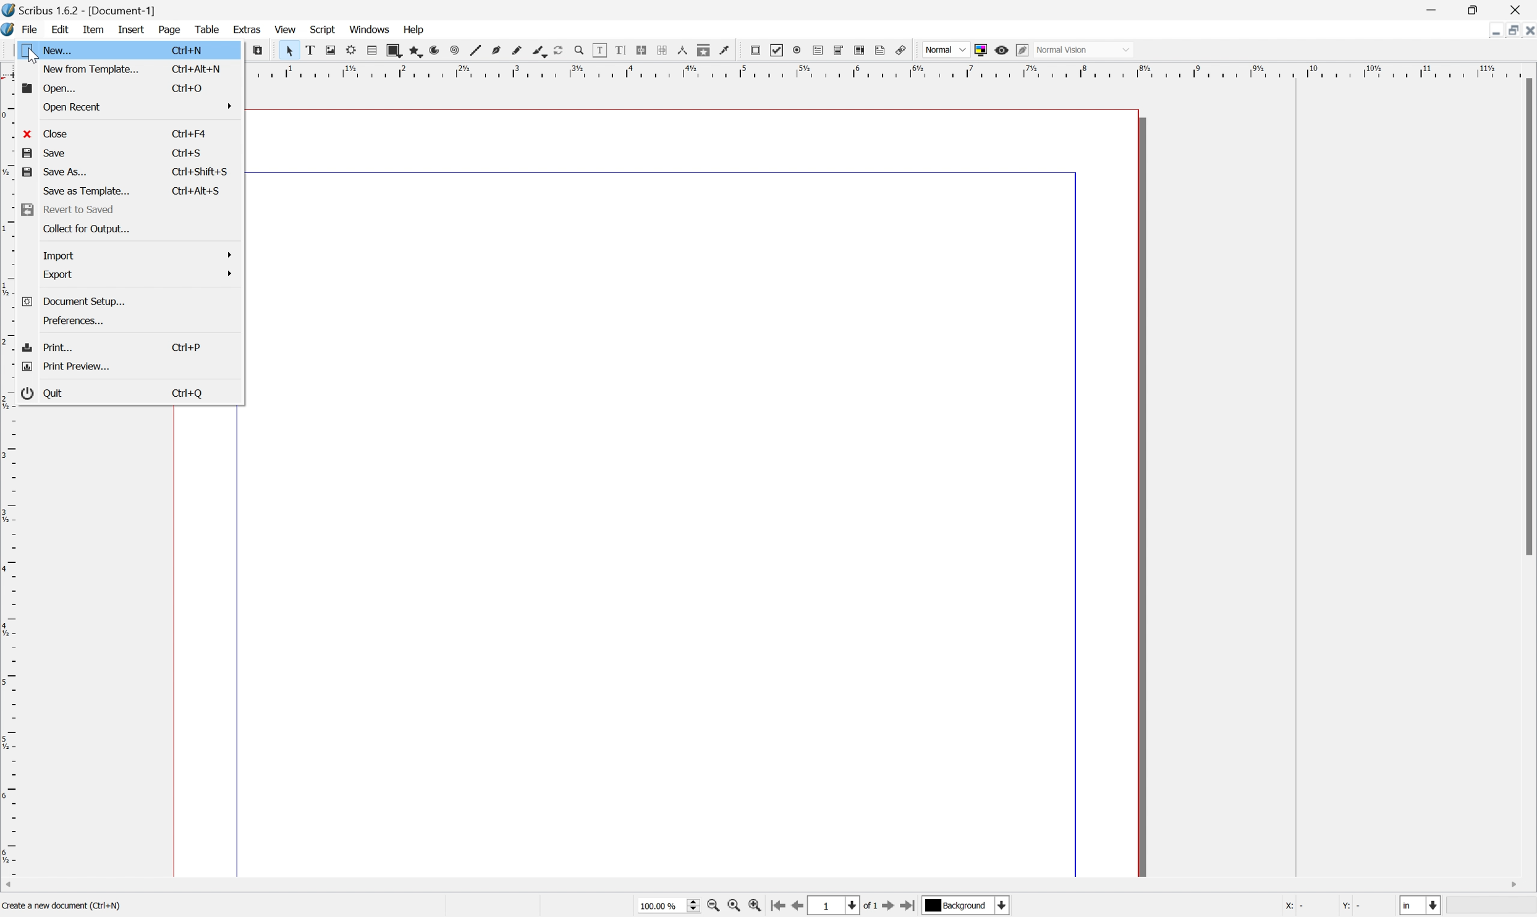 The image size is (1537, 917). What do you see at coordinates (664, 905) in the screenshot?
I see `100.00%` at bounding box center [664, 905].